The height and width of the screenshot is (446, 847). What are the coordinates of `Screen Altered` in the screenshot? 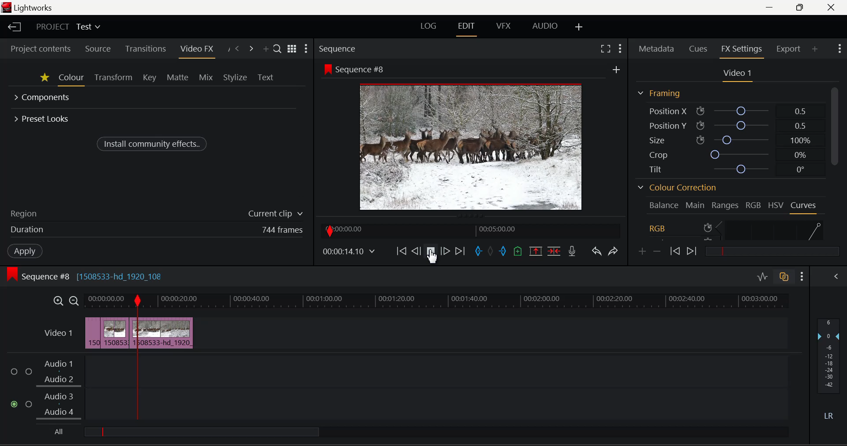 It's located at (471, 146).